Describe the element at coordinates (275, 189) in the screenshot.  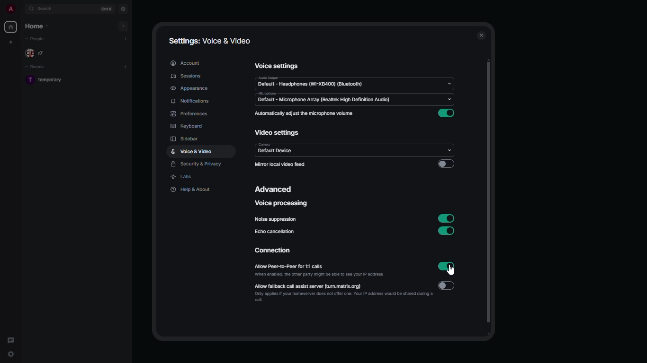
I see `advanced` at that location.